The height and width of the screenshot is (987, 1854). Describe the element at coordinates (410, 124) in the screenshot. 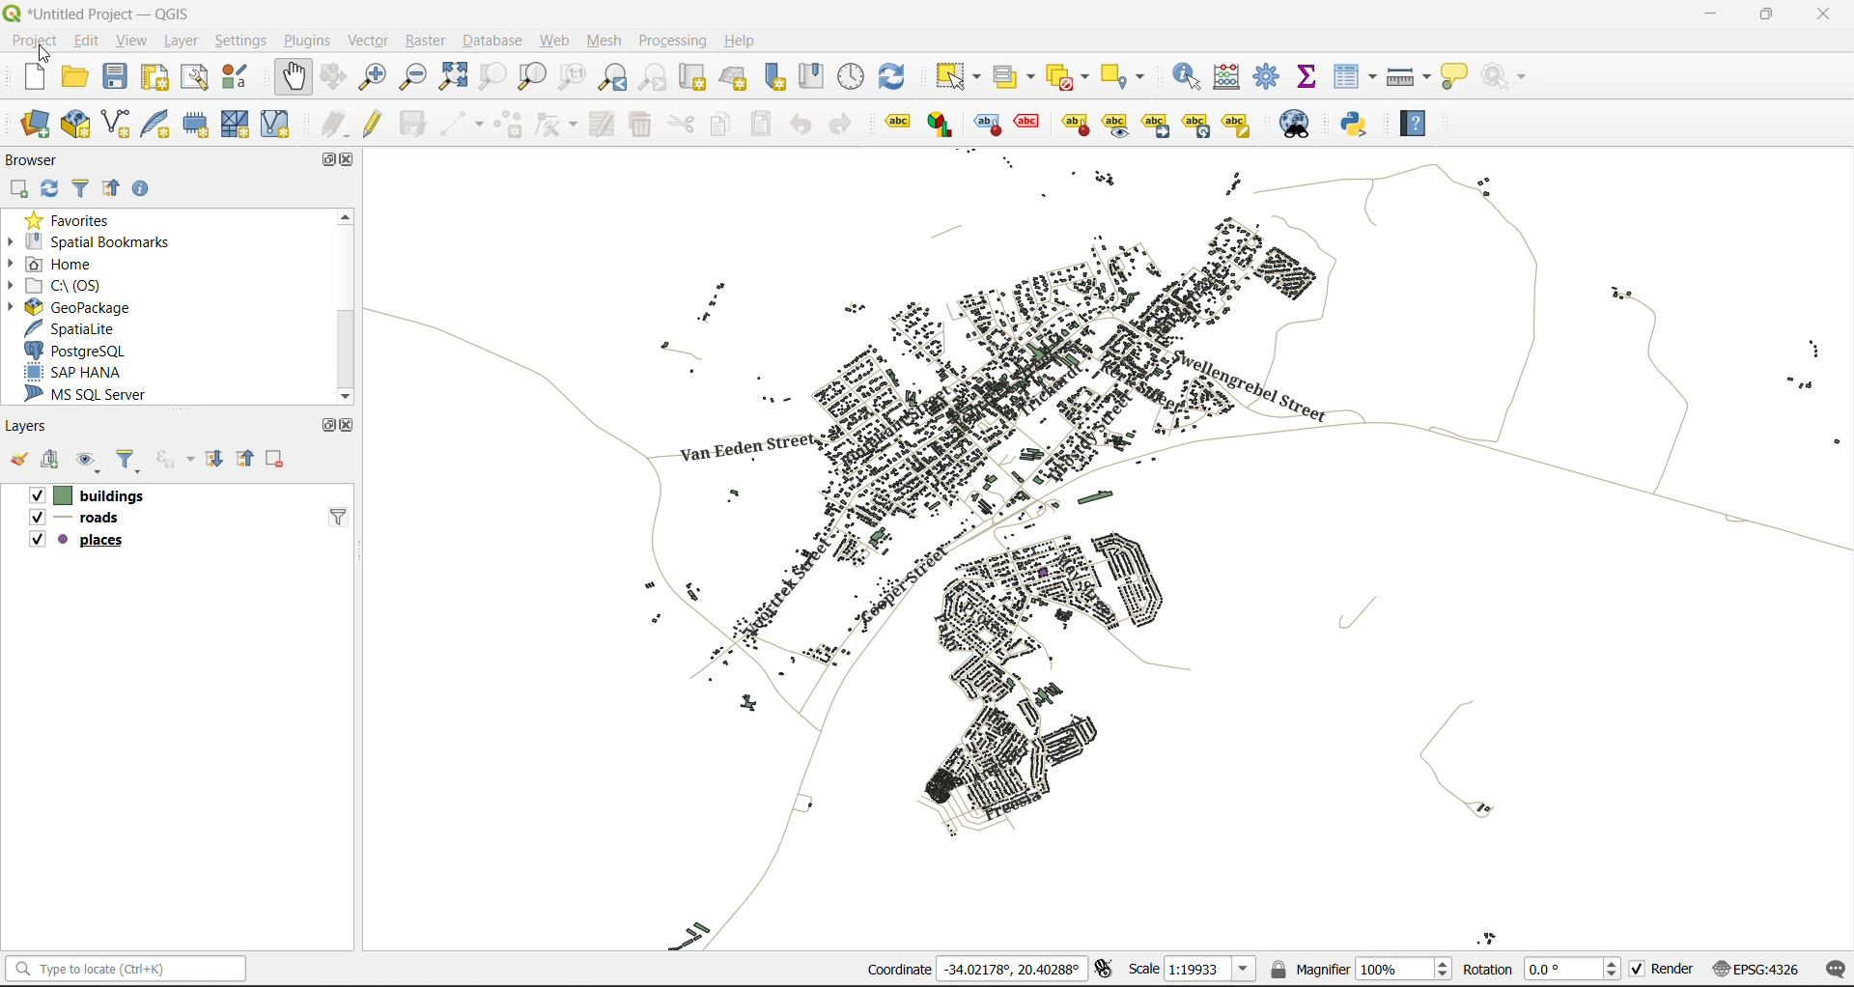

I see `save edits` at that location.